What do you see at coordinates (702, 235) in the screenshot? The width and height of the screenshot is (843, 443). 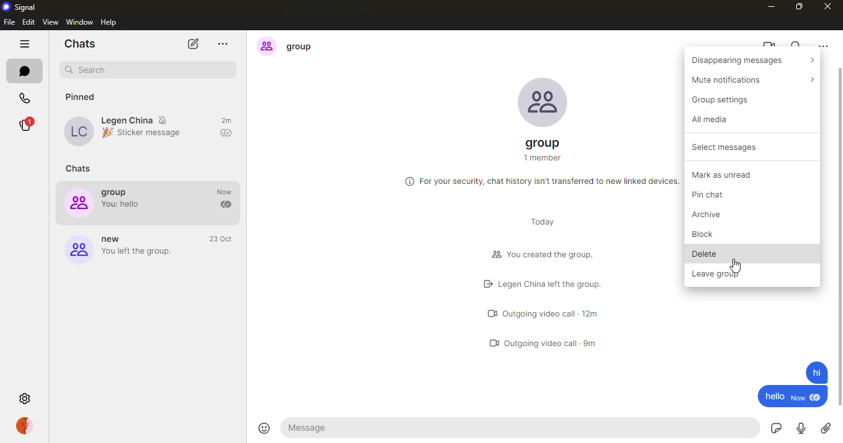 I see `block` at bounding box center [702, 235].